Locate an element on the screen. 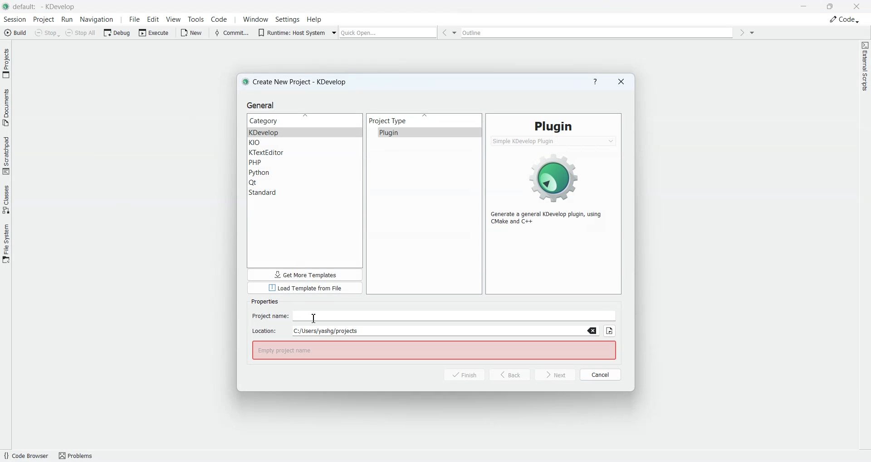 This screenshot has height=462, width=871. Code is located at coordinates (220, 19).